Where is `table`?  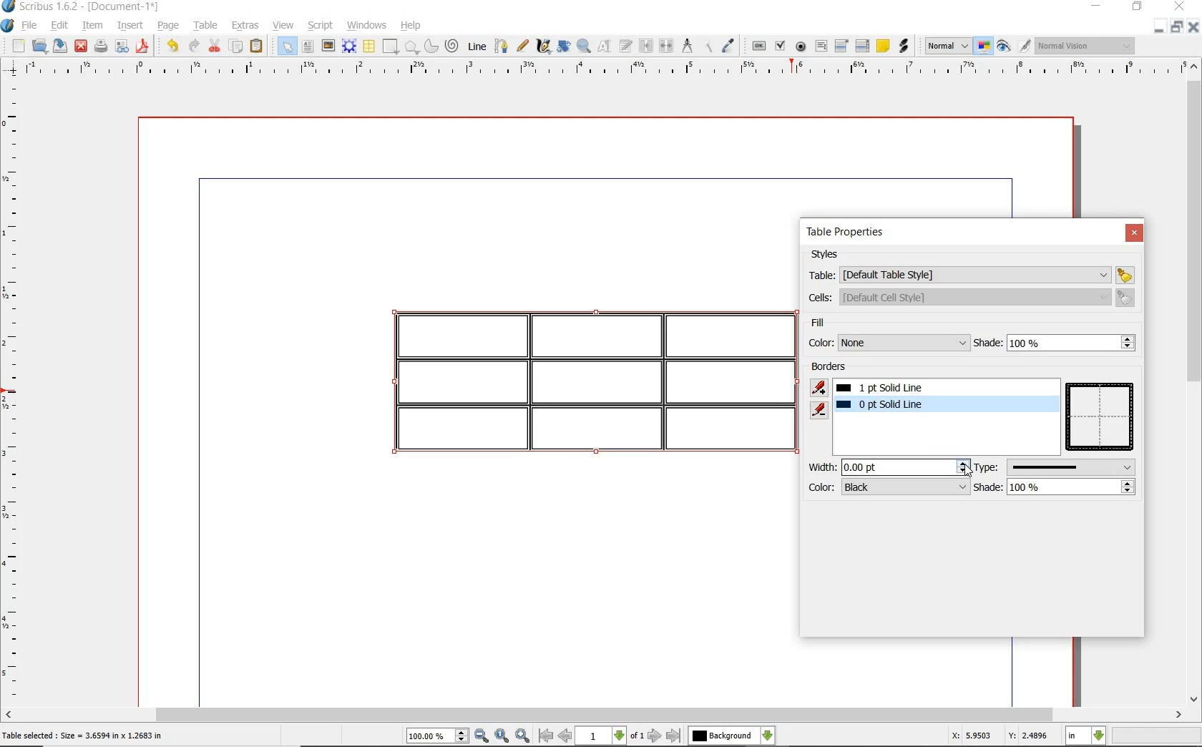 table is located at coordinates (971, 274).